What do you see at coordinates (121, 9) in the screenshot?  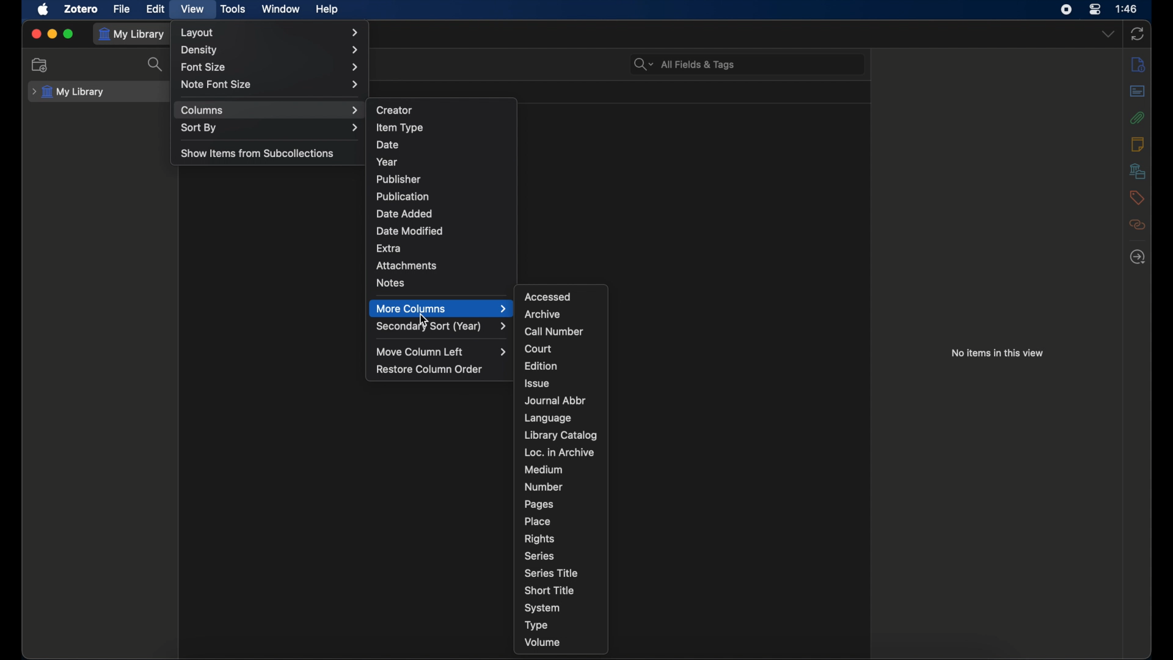 I see `file` at bounding box center [121, 9].